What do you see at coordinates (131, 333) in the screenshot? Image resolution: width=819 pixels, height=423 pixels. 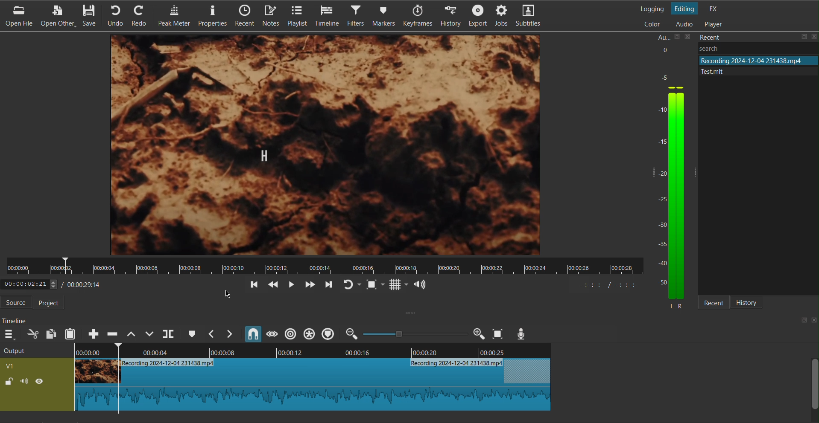 I see `Lift` at bounding box center [131, 333].